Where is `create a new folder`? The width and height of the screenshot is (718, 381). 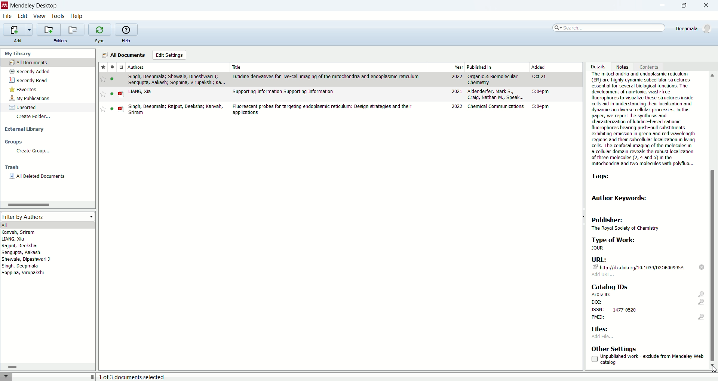
create a new folder is located at coordinates (48, 30).